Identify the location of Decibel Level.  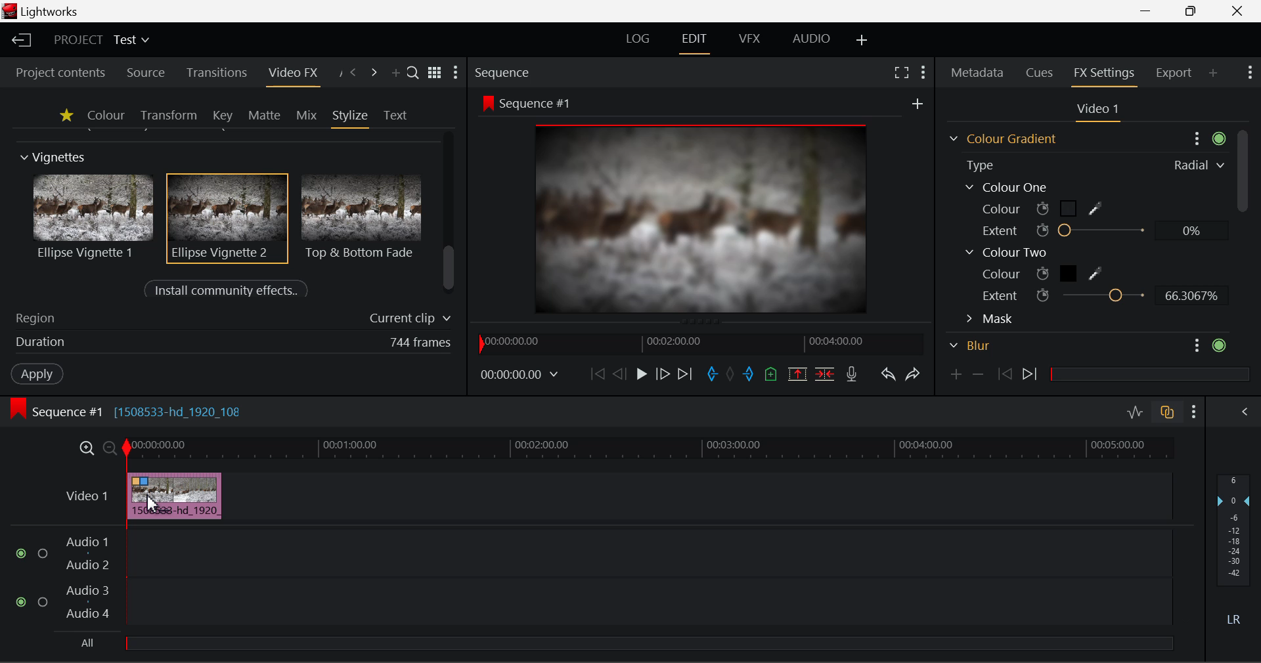
(1234, 554).